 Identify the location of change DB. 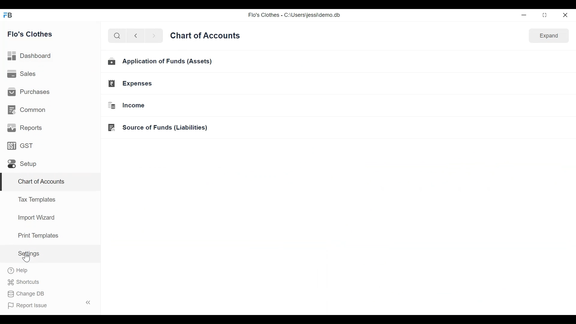
(25, 294).